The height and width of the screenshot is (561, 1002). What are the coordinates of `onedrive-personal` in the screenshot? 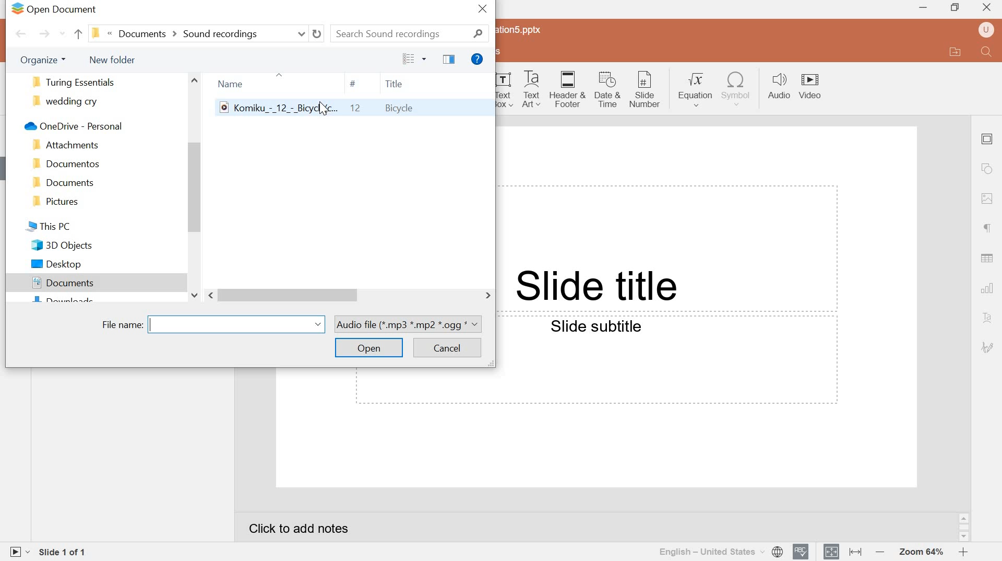 It's located at (71, 126).